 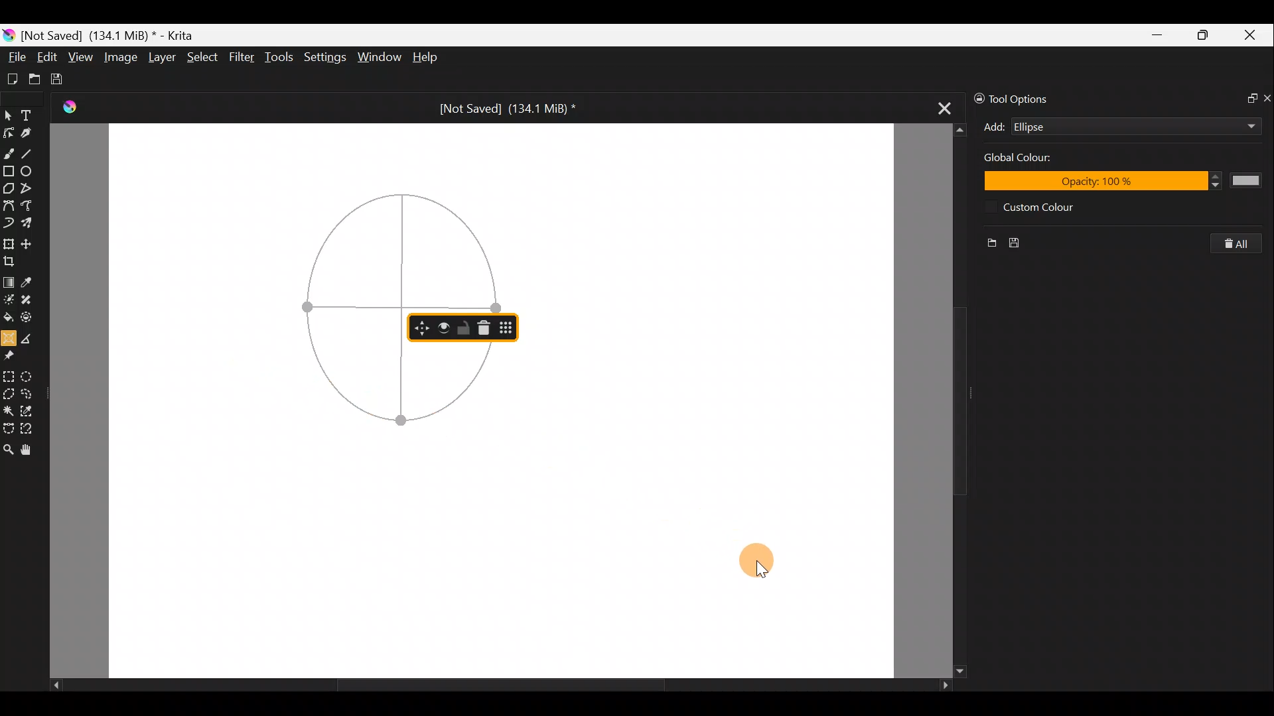 I want to click on Measure the distance between two points, so click(x=31, y=337).